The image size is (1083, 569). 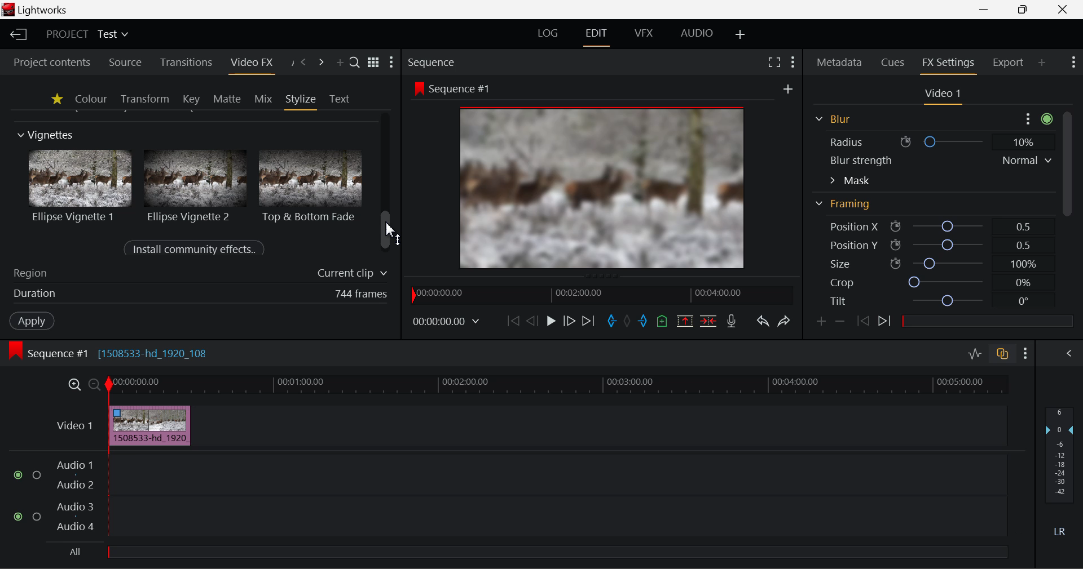 What do you see at coordinates (686, 320) in the screenshot?
I see `Remove Marked Section` at bounding box center [686, 320].